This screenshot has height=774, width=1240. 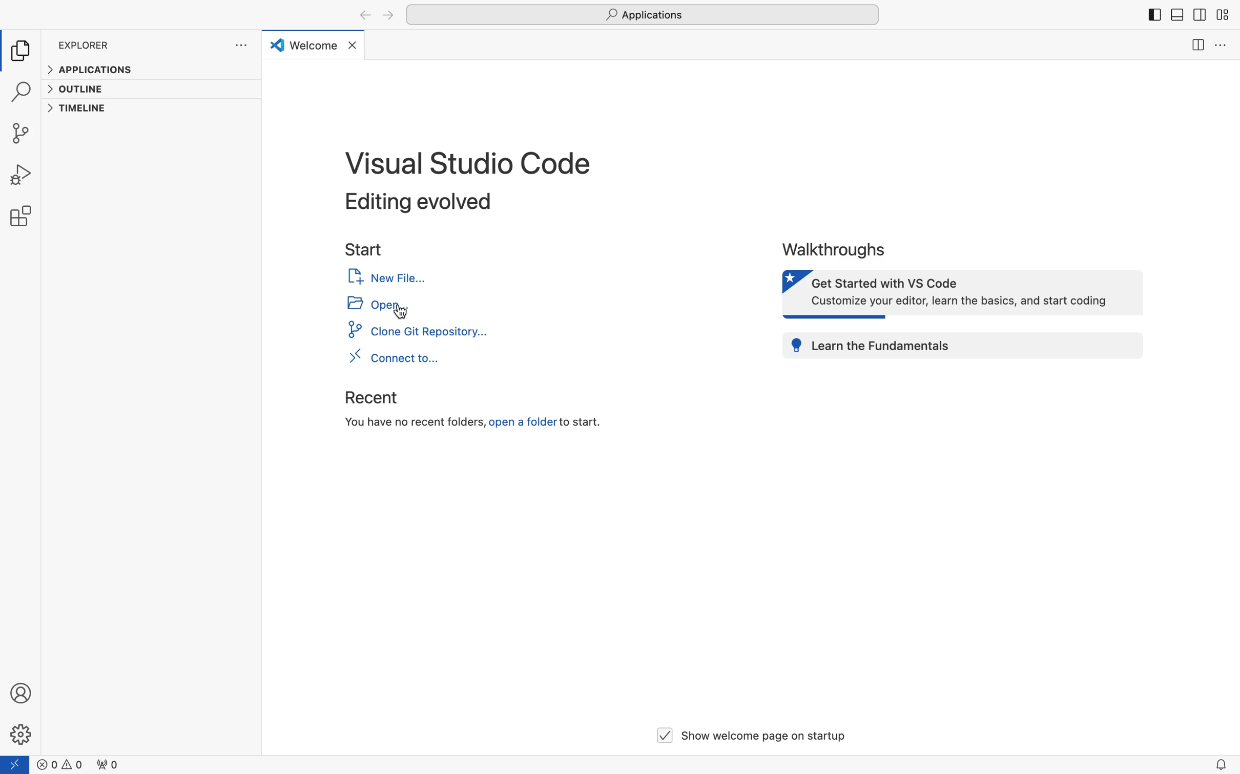 I want to click on warning, cautions, so click(x=96, y=765).